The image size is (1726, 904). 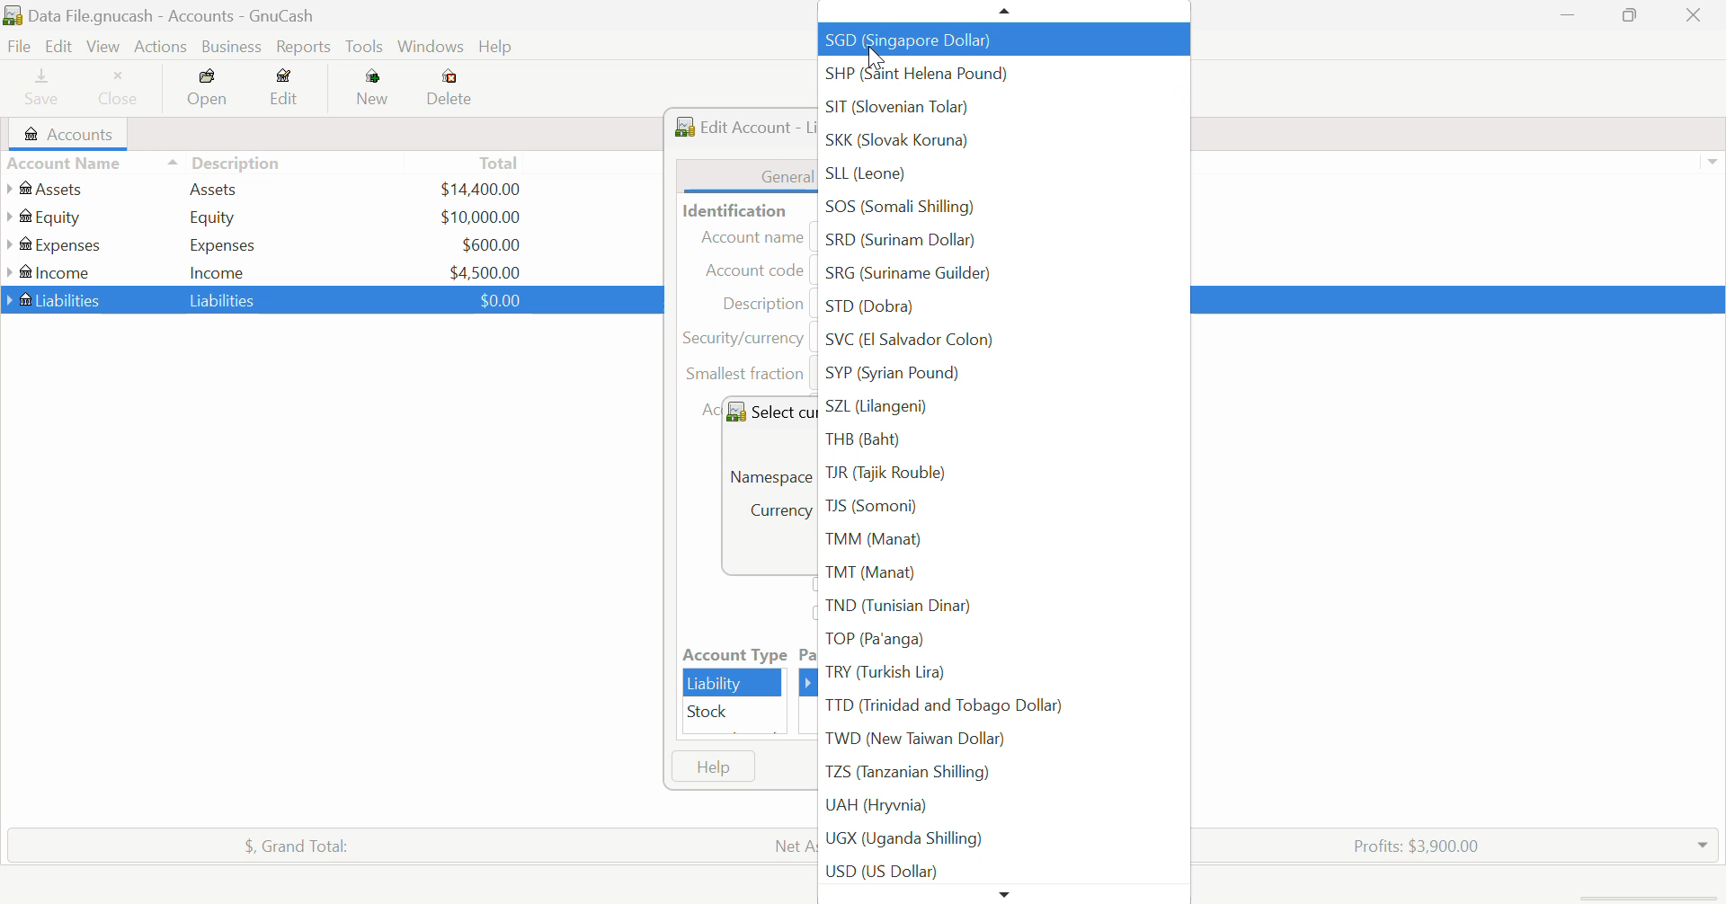 I want to click on Edit, so click(x=285, y=91).